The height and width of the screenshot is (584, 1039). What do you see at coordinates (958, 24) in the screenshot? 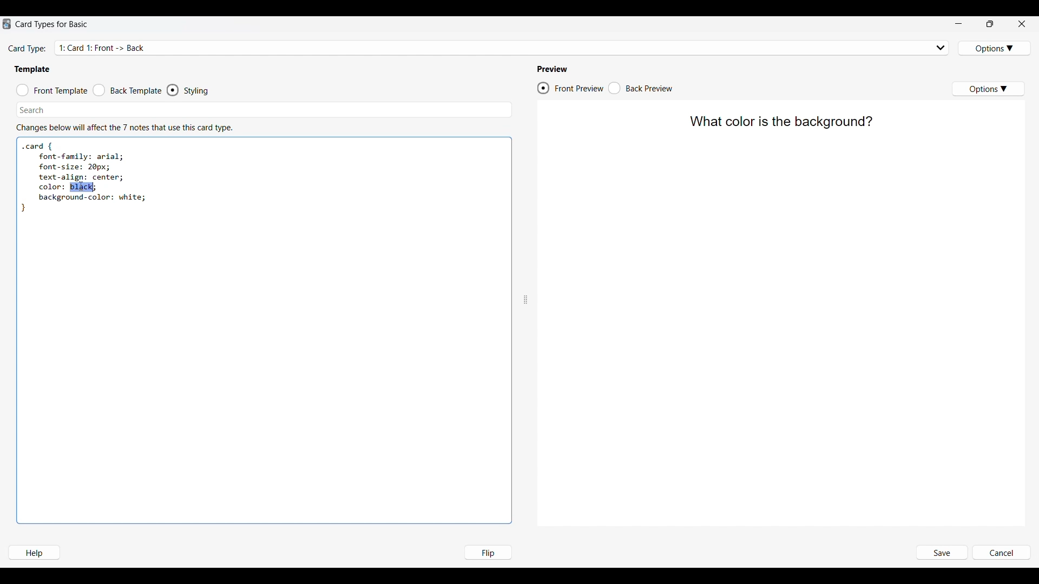
I see `Minimize` at bounding box center [958, 24].